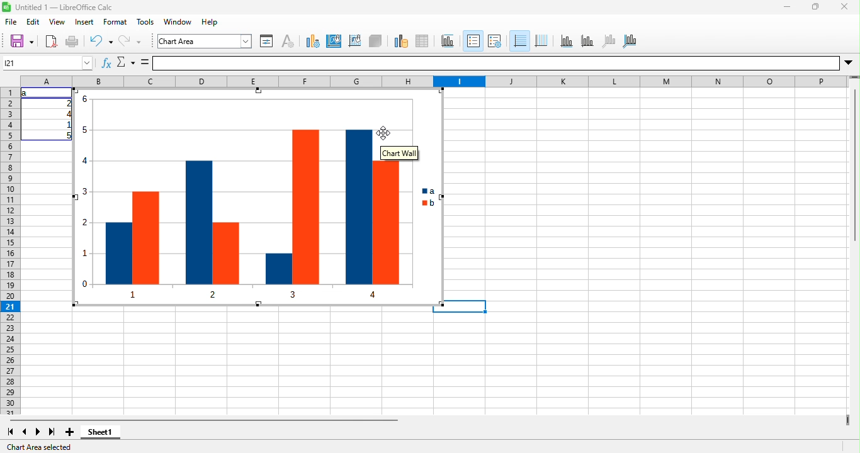 The width and height of the screenshot is (860, 453). I want to click on More options, so click(848, 63).